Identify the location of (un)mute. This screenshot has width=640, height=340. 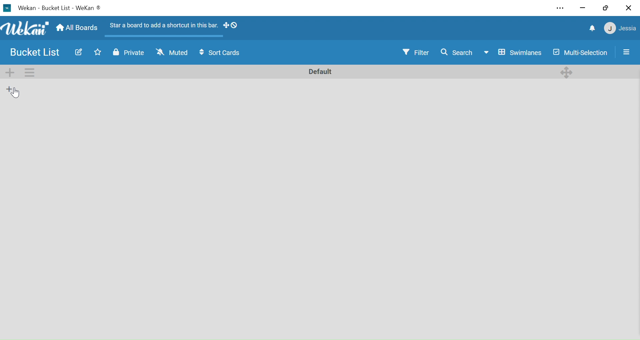
(172, 54).